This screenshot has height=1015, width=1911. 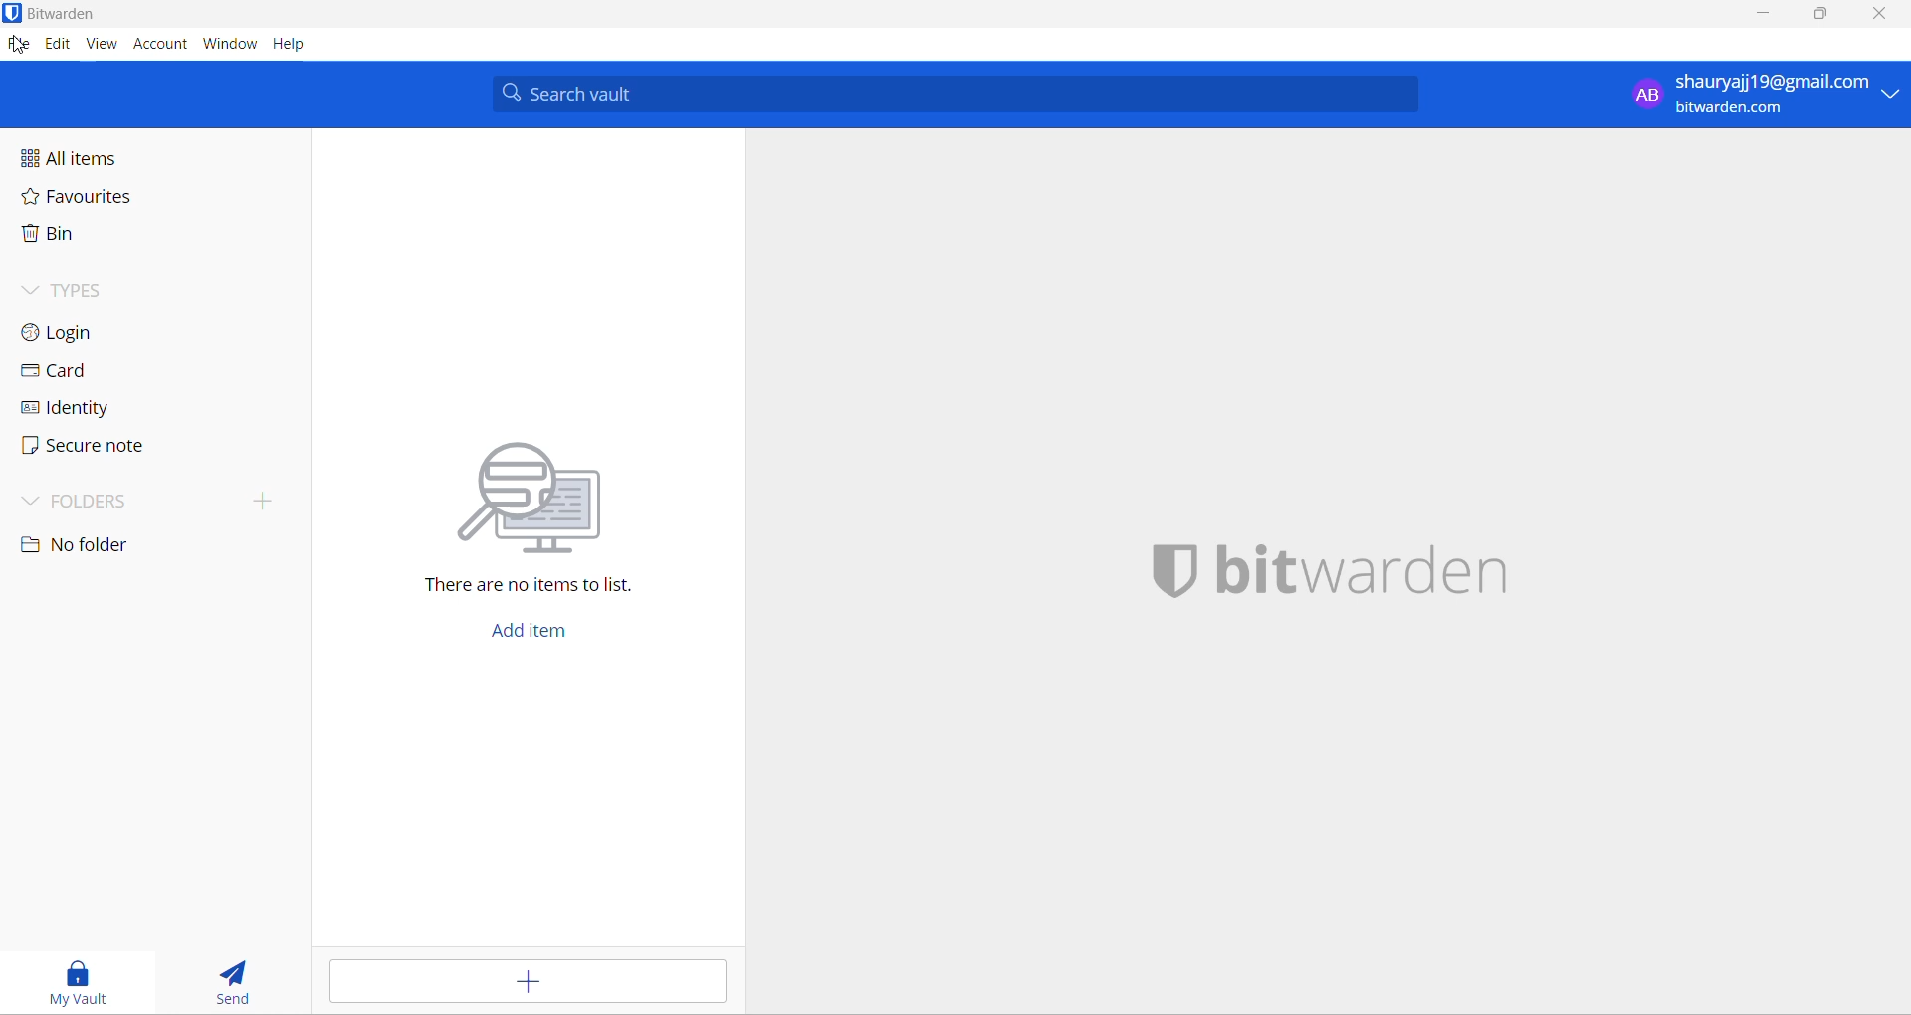 What do you see at coordinates (1765, 17) in the screenshot?
I see `minimize` at bounding box center [1765, 17].